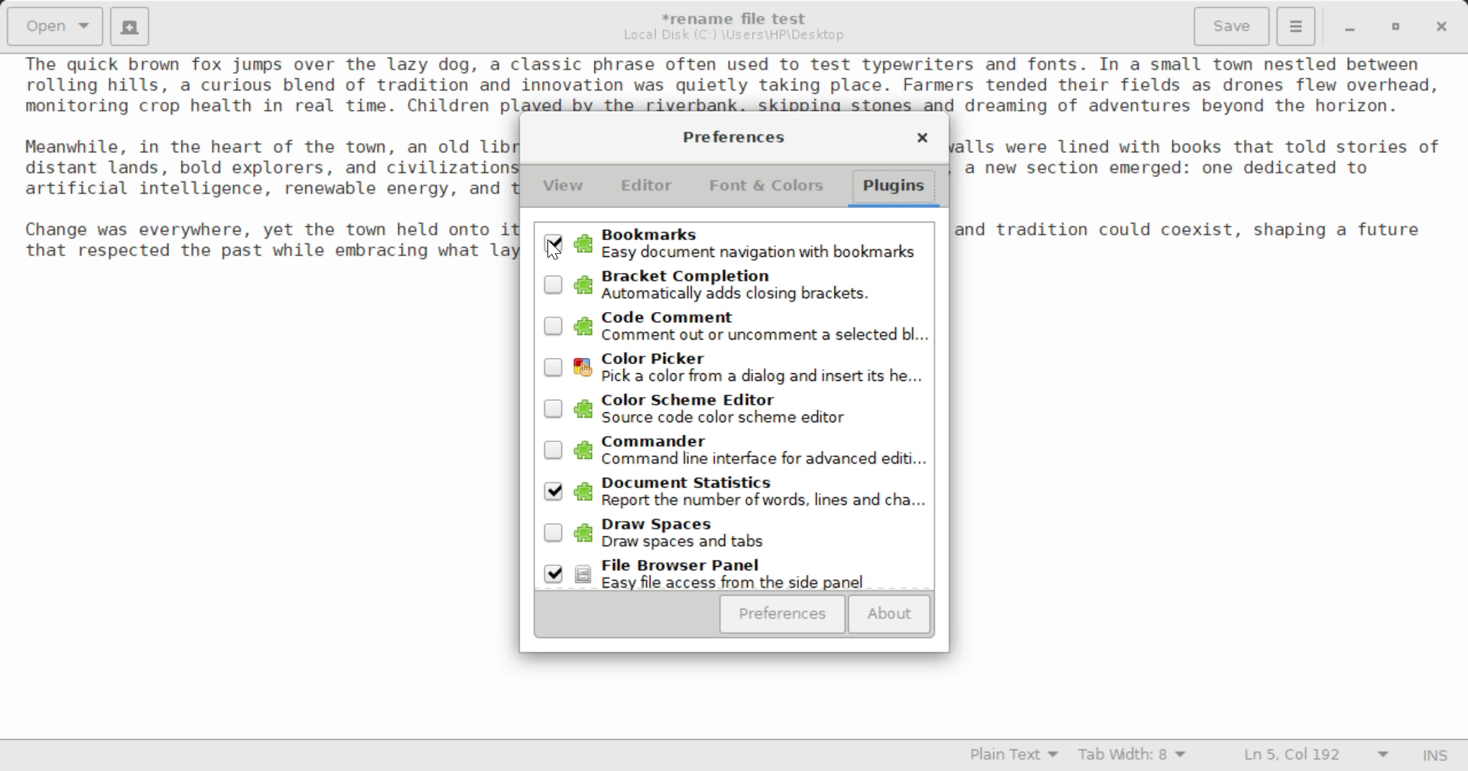 This screenshot has width=1468, height=771. Describe the element at coordinates (55, 24) in the screenshot. I see `Open Document` at that location.